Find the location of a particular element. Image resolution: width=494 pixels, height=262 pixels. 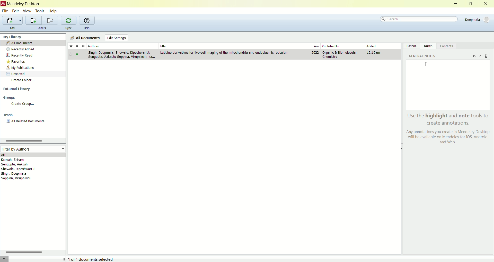

added is located at coordinates (372, 46).